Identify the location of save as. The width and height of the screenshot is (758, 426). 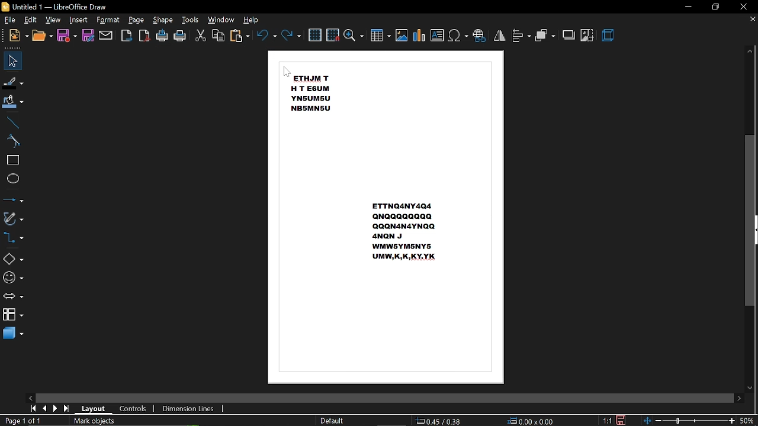
(88, 37).